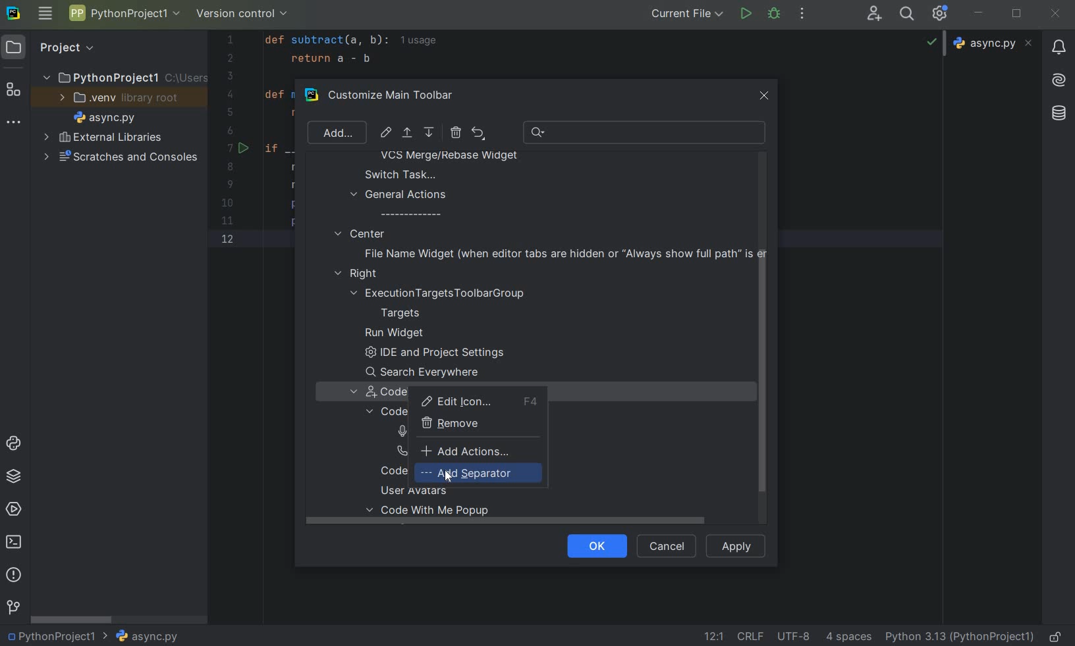  I want to click on MORE TOOL WINDOWS, so click(14, 123).